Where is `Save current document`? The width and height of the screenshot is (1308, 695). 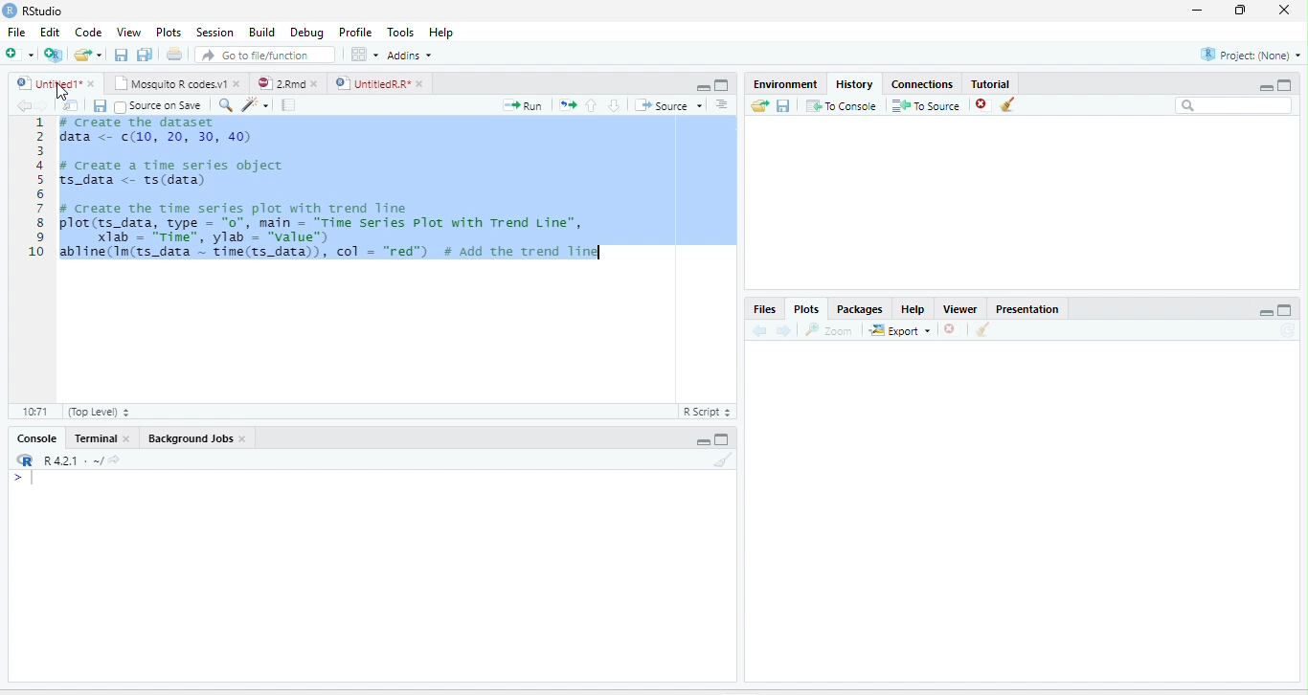 Save current document is located at coordinates (121, 54).